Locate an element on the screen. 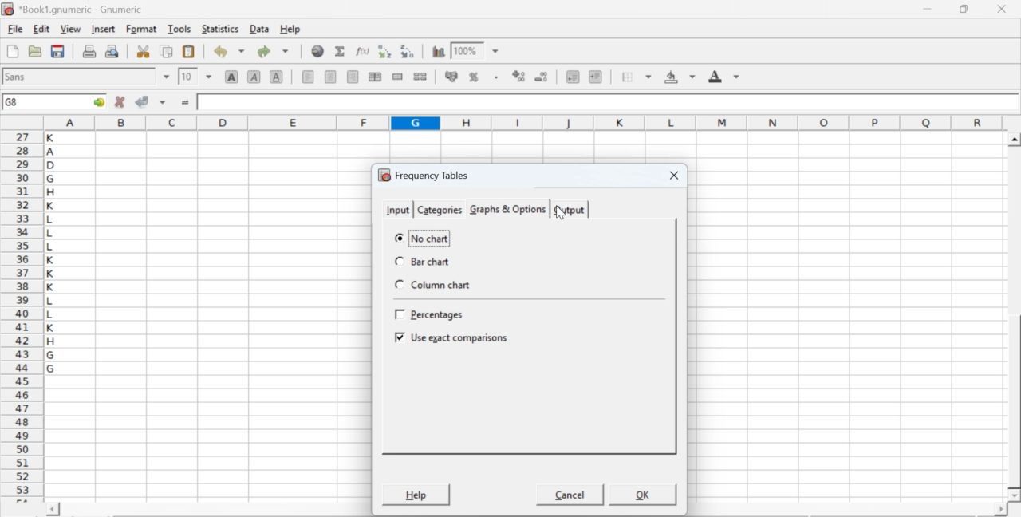 The image size is (1021, 517). edit is located at coordinates (41, 29).